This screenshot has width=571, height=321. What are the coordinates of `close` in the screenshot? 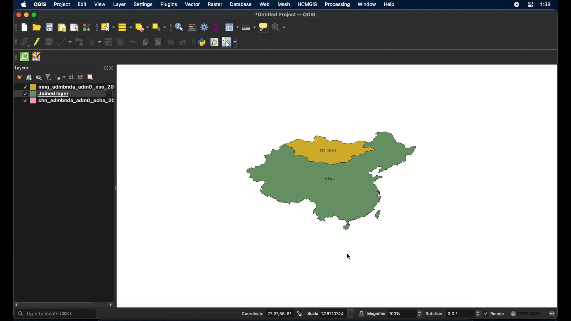 It's located at (113, 68).